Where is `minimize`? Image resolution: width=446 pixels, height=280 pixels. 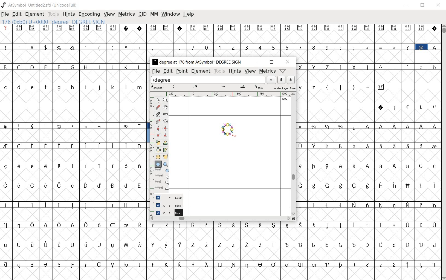 minimize is located at coordinates (255, 62).